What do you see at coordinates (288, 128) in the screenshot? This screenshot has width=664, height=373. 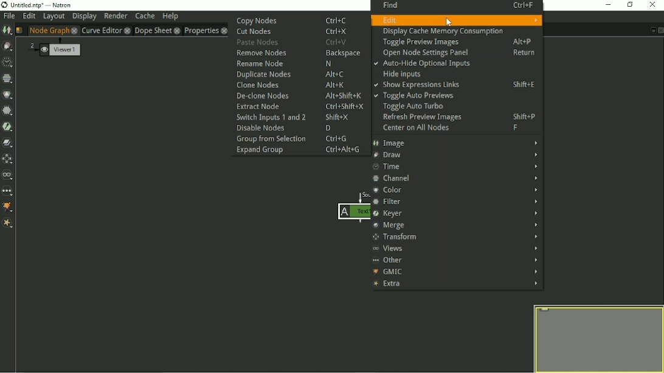 I see `Disable Nodes` at bounding box center [288, 128].